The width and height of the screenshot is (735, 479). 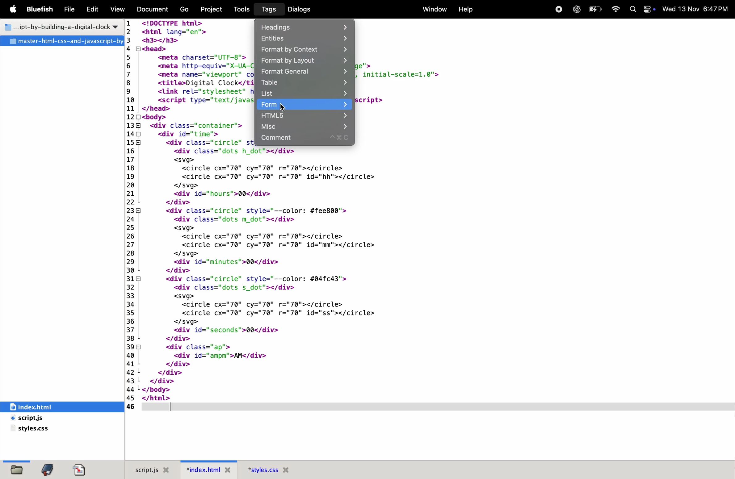 What do you see at coordinates (306, 50) in the screenshot?
I see `format by context` at bounding box center [306, 50].